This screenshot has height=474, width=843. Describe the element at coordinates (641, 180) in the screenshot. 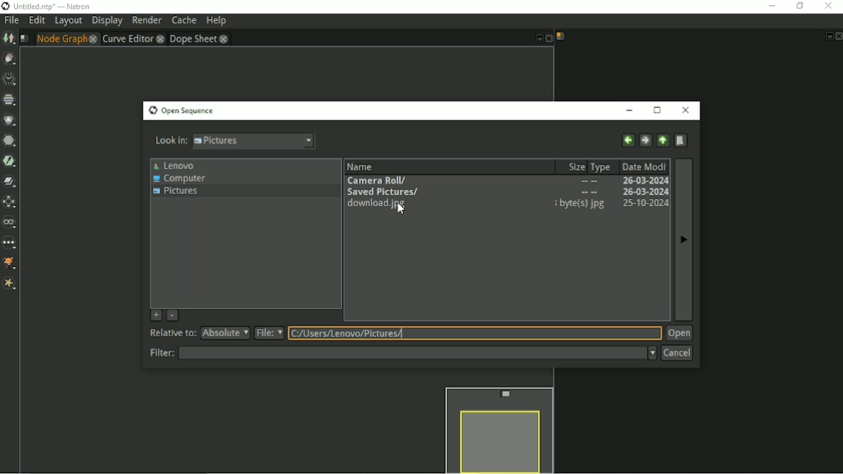

I see `26-03-2024` at that location.